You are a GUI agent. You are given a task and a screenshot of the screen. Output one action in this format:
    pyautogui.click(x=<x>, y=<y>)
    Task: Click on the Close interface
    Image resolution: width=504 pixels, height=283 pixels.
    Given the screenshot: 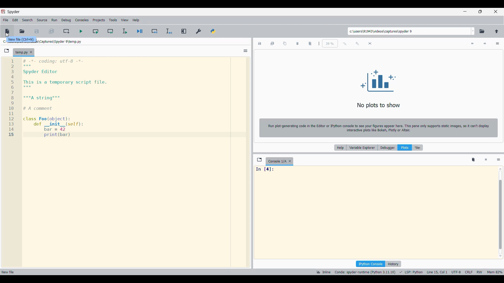 What is the action you would take?
    pyautogui.click(x=496, y=12)
    